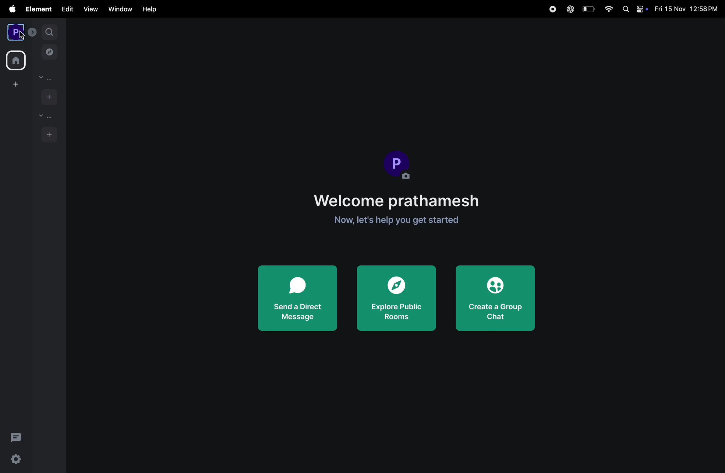  I want to click on explore rooms, so click(396, 298).